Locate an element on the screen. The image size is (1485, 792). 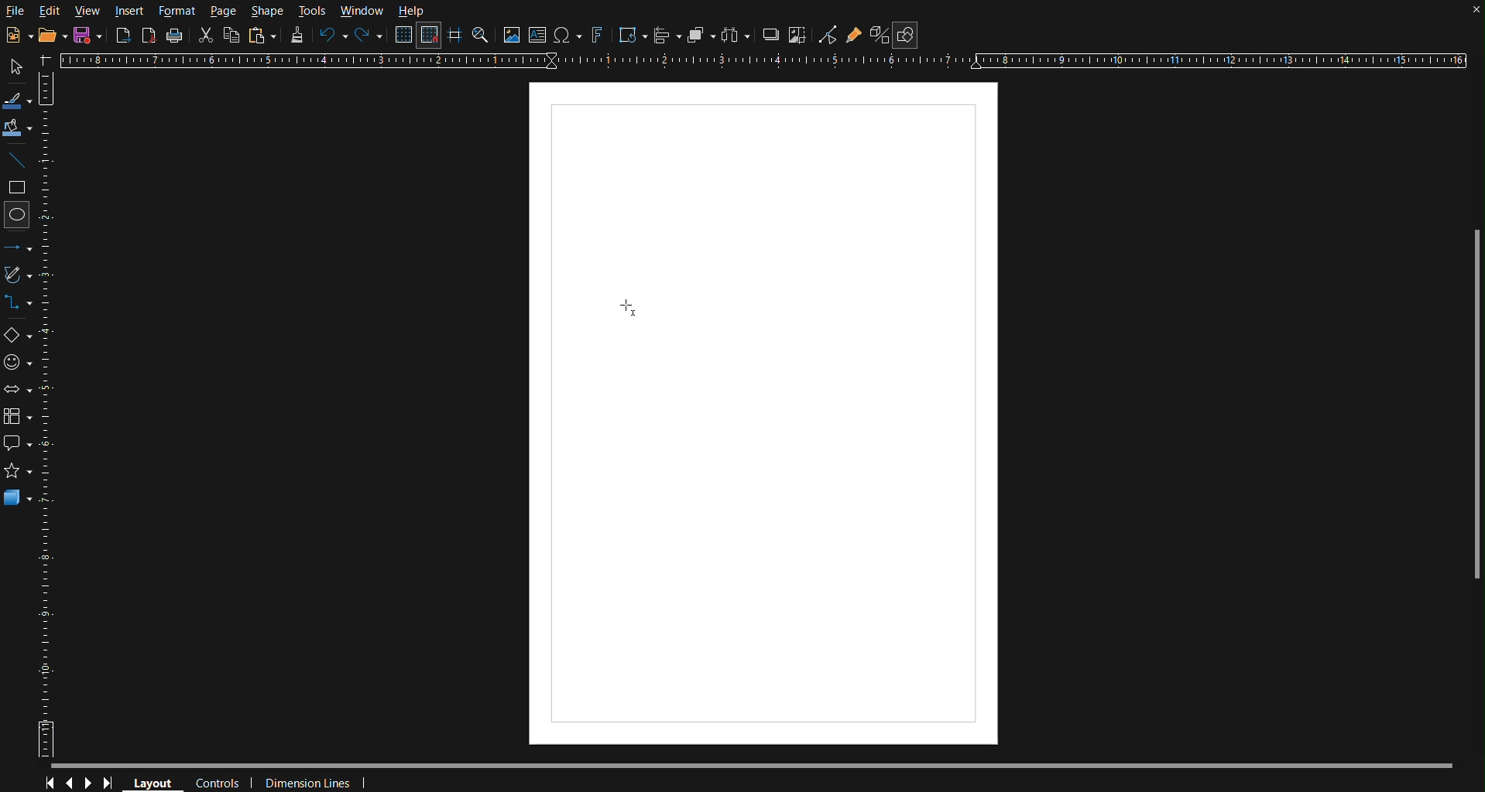
Box Arrows is located at coordinates (18, 394).